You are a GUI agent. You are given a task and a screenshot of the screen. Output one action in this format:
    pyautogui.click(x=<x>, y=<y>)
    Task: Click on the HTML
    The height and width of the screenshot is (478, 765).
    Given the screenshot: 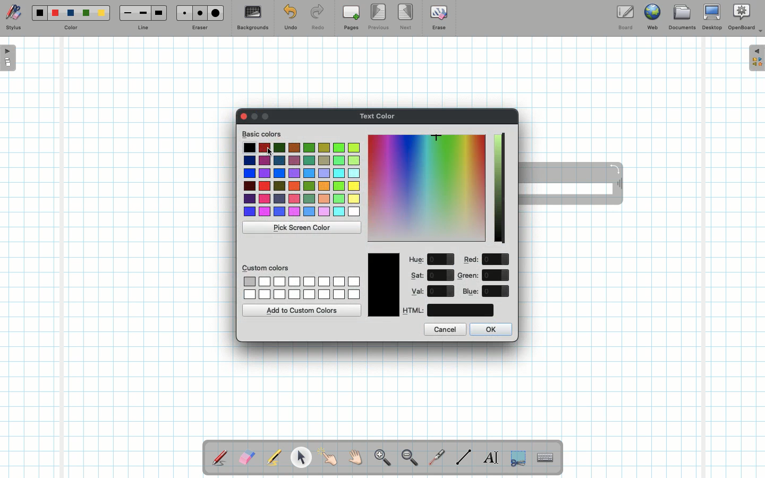 What is the action you would take?
    pyautogui.click(x=414, y=310)
    